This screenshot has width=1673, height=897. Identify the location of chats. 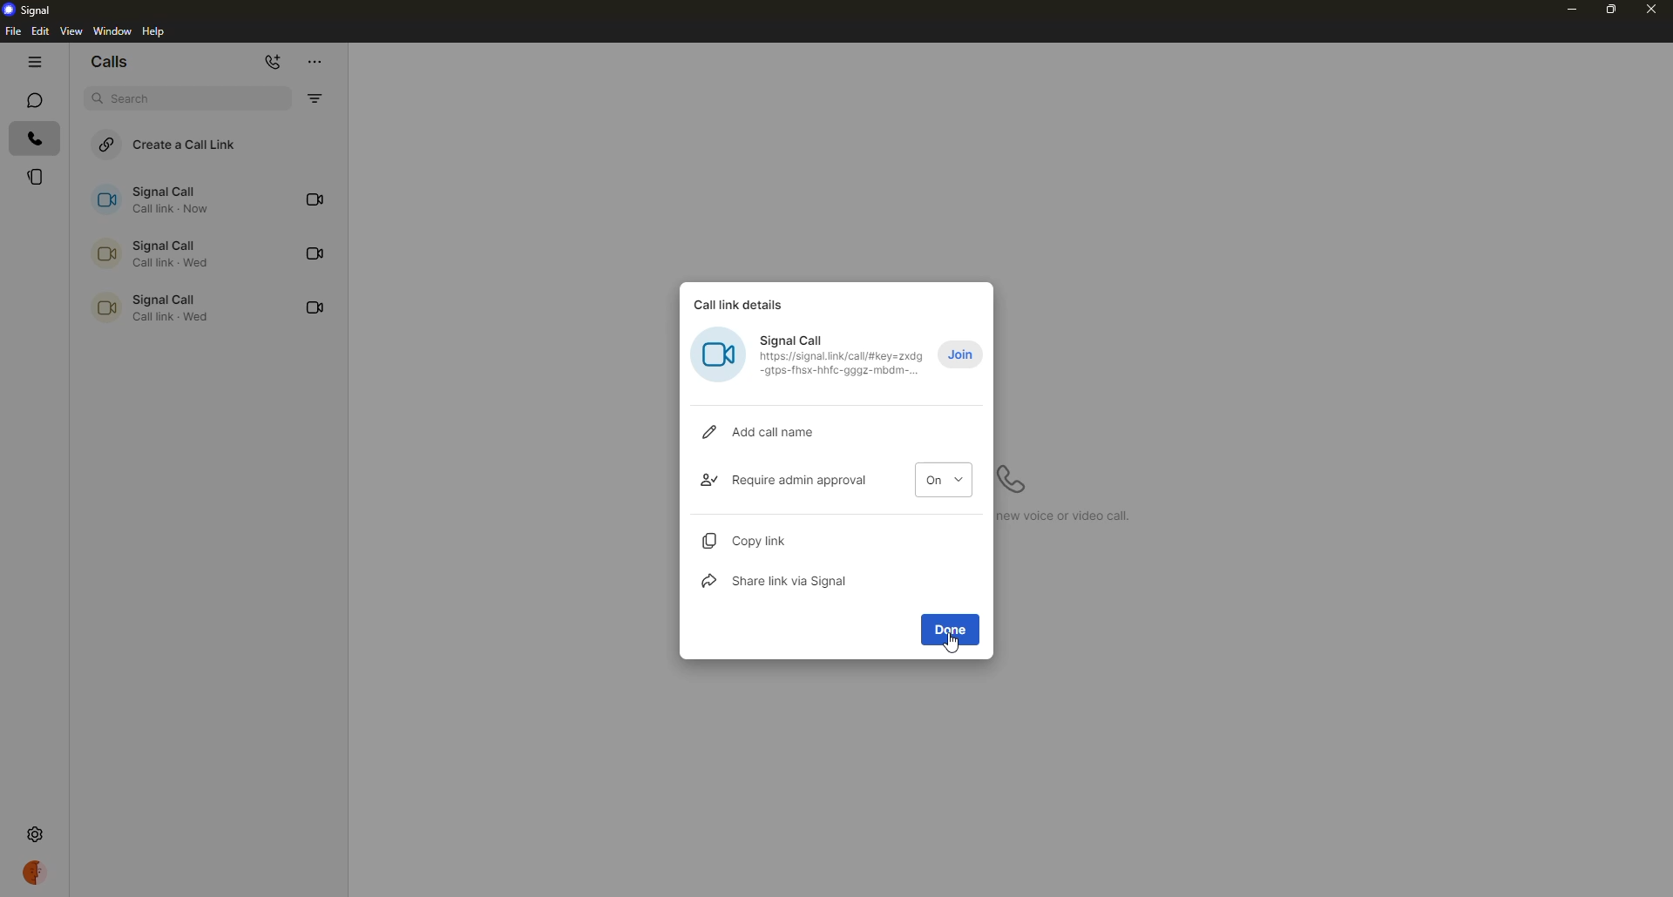
(35, 100).